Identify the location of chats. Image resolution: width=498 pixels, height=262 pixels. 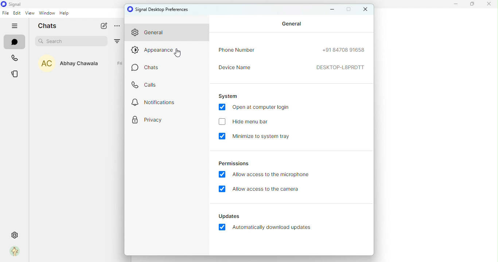
(50, 27).